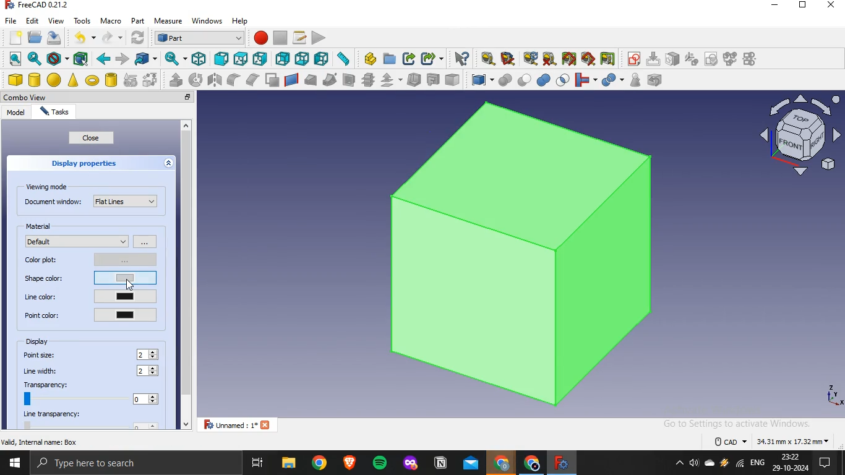 The image size is (845, 475). Describe the element at coordinates (608, 58) in the screenshot. I see `toggle delta` at that location.